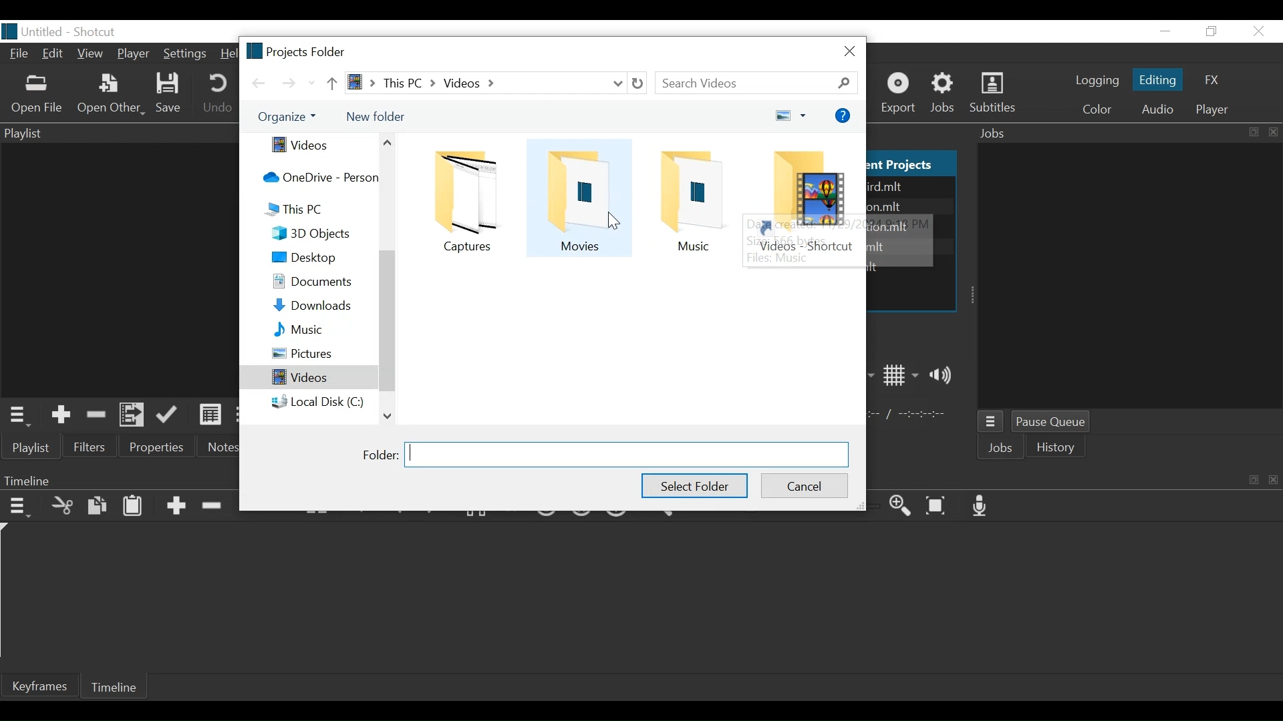 This screenshot has height=721, width=1283. I want to click on Update, so click(170, 415).